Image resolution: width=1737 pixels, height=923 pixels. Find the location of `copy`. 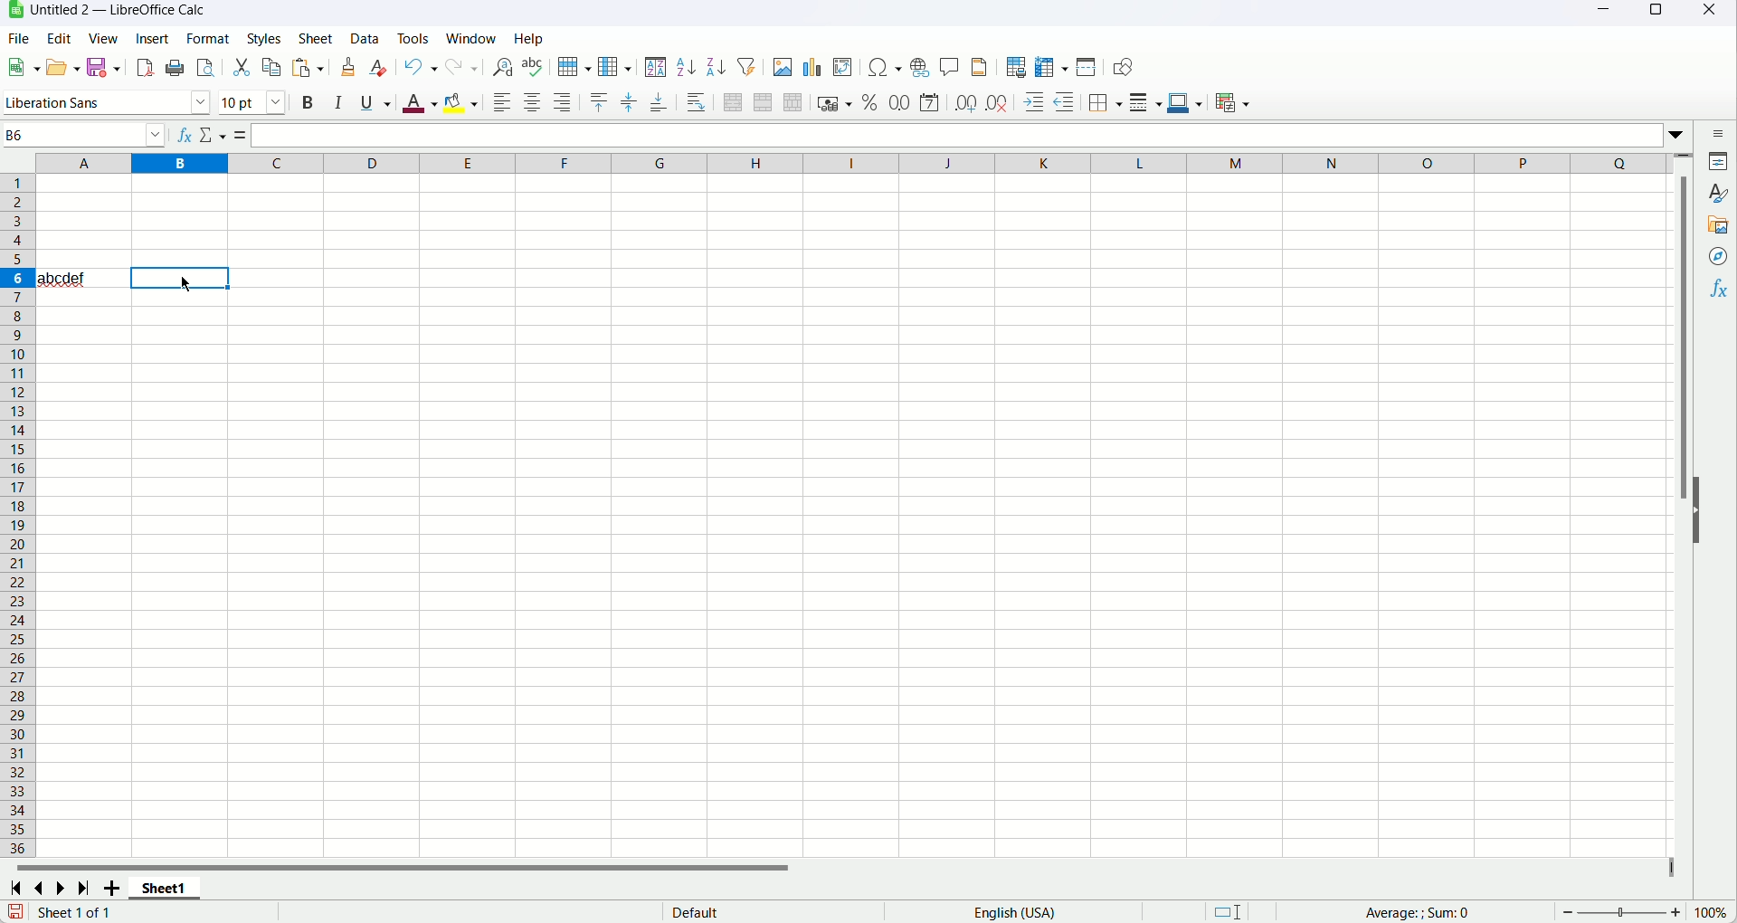

copy is located at coordinates (272, 67).